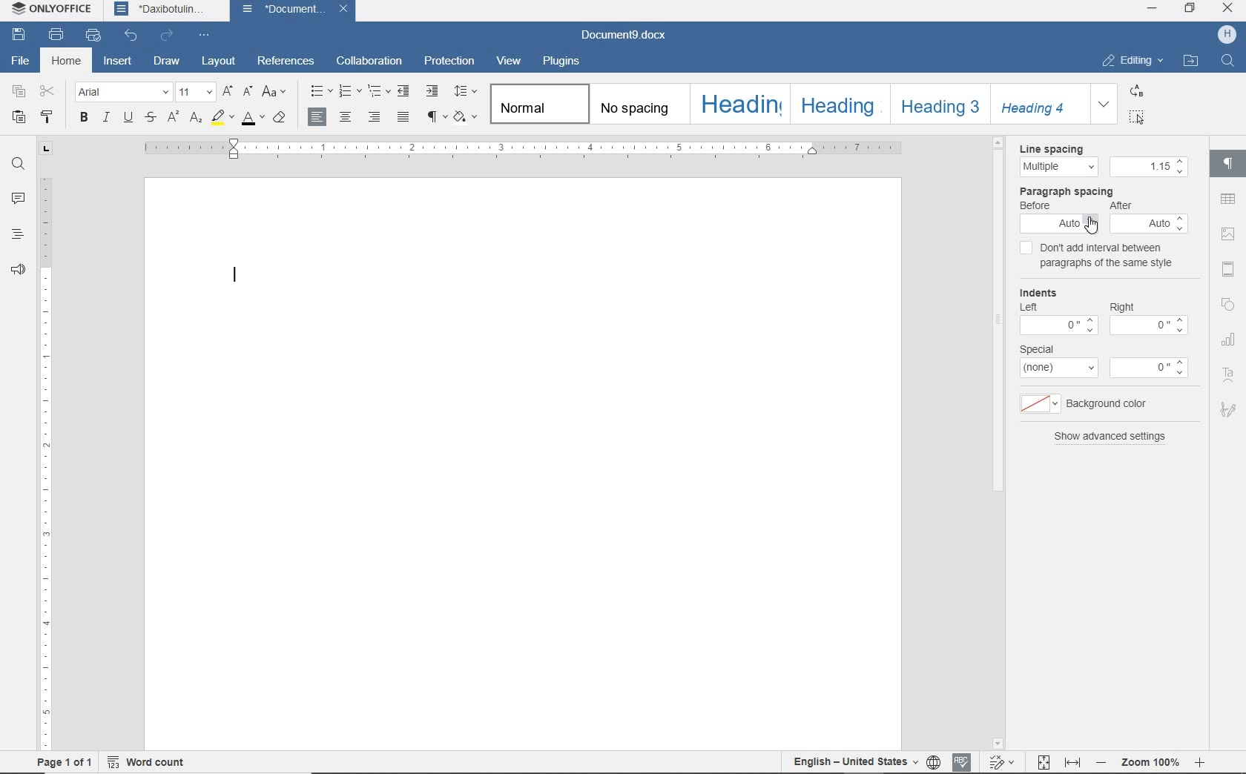 The height and width of the screenshot is (774, 1246). Describe the element at coordinates (1044, 762) in the screenshot. I see `fit to page` at that location.